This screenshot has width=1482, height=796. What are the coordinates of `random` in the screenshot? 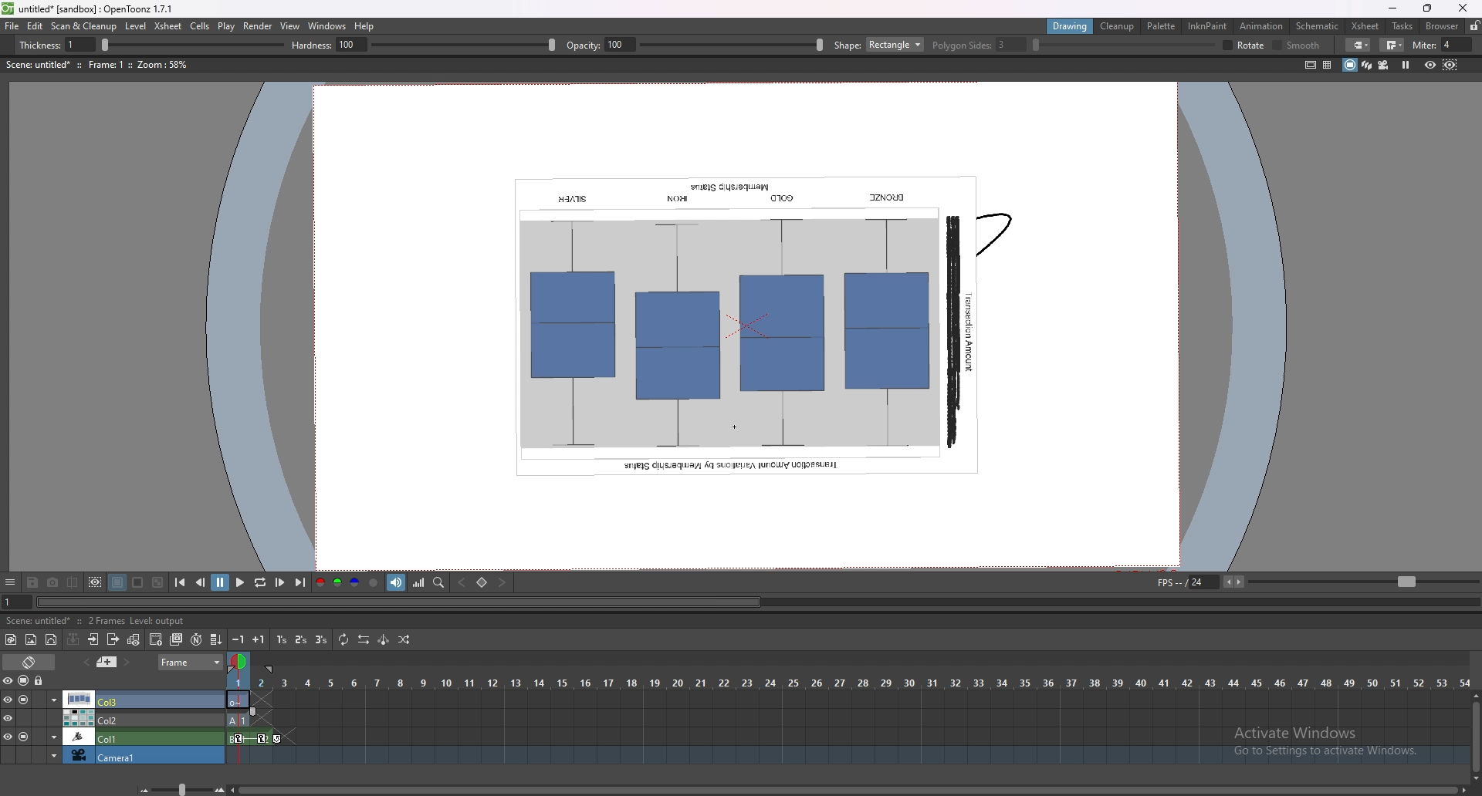 It's located at (404, 639).